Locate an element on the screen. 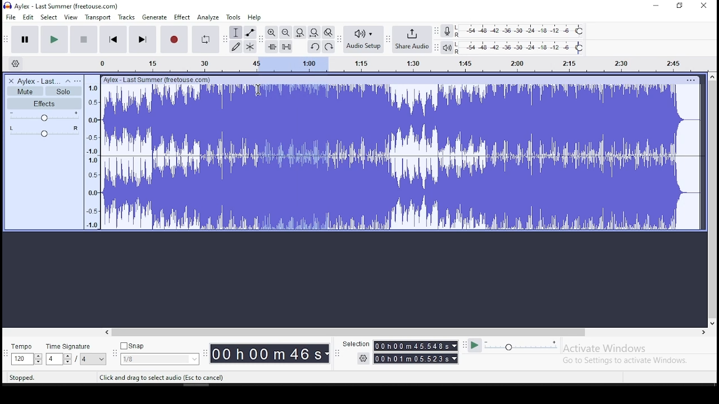 The height and width of the screenshot is (404, 719). mute is located at coordinates (25, 91).